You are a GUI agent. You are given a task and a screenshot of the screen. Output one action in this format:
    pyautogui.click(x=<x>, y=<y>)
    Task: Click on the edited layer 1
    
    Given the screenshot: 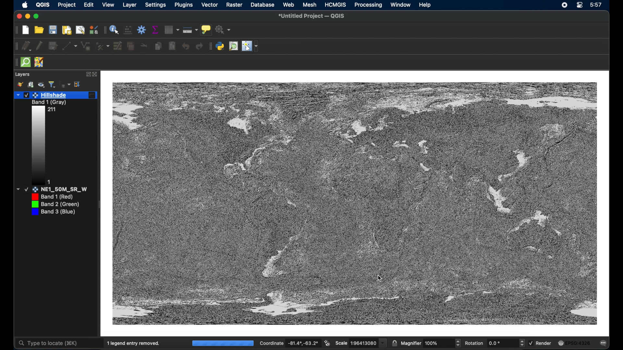 What is the action you would take?
    pyautogui.click(x=39, y=152)
    